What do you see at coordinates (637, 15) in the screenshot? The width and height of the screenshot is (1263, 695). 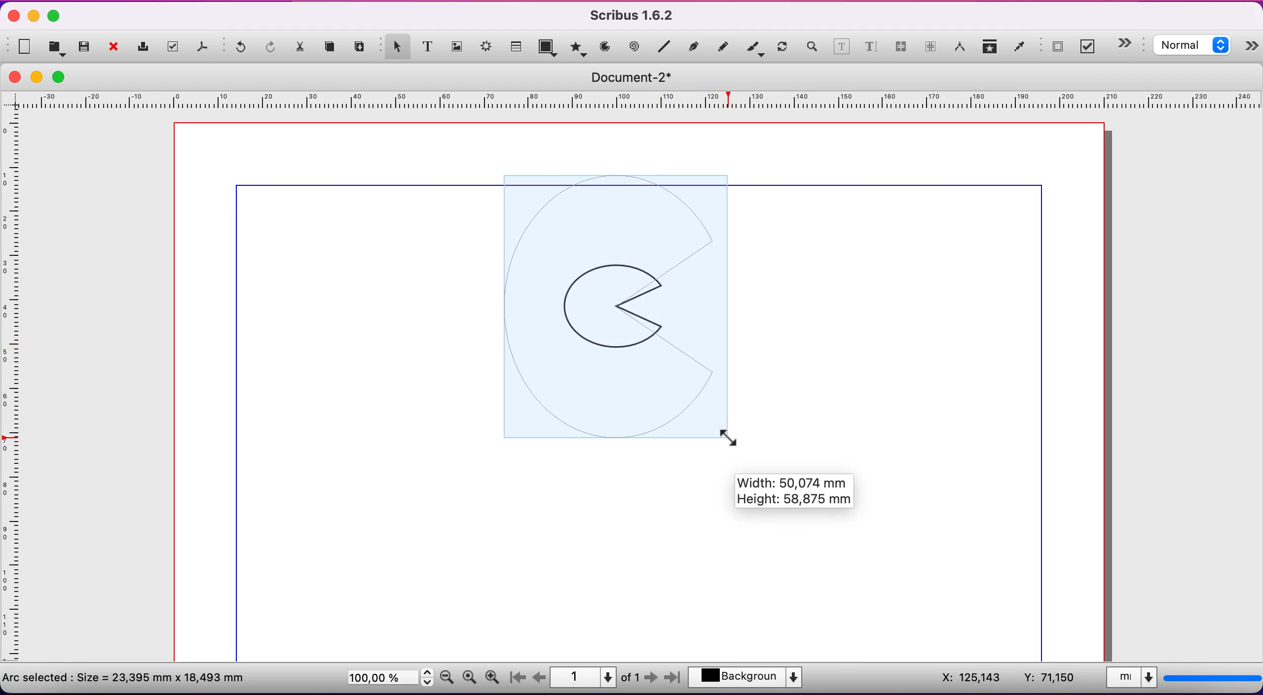 I see `scribus` at bounding box center [637, 15].